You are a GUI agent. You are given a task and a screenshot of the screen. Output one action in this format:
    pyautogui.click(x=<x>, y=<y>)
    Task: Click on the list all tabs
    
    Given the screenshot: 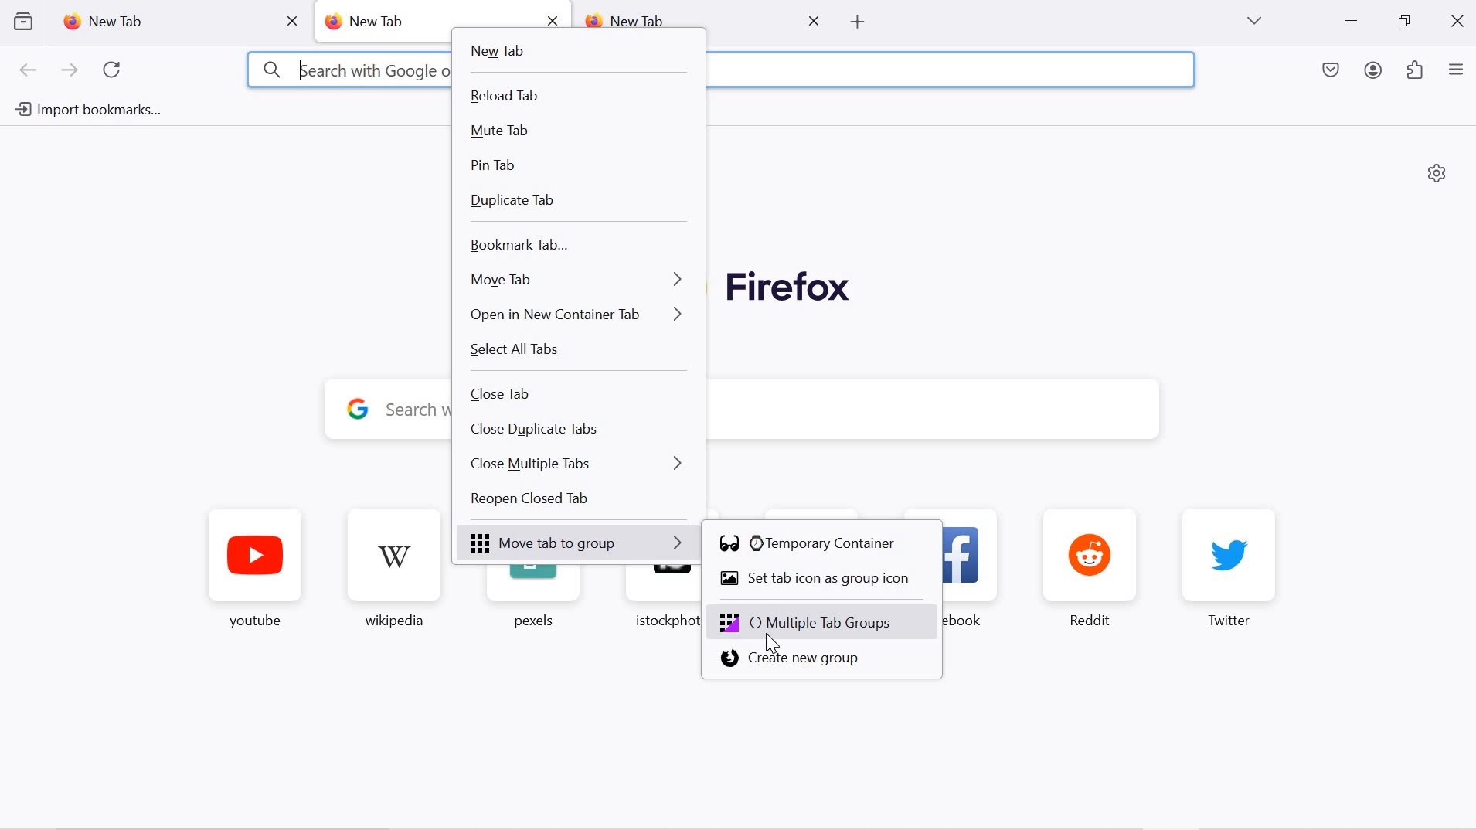 What is the action you would take?
    pyautogui.click(x=1253, y=21)
    